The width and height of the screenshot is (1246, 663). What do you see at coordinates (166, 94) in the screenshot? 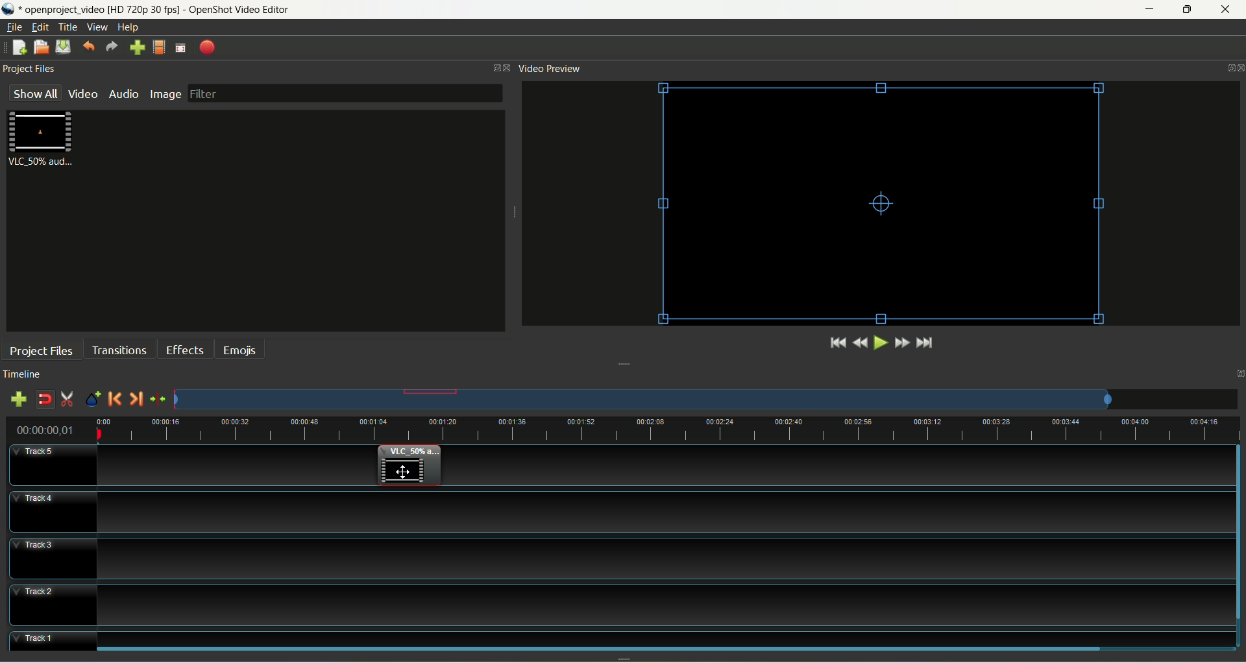
I see `image` at bounding box center [166, 94].